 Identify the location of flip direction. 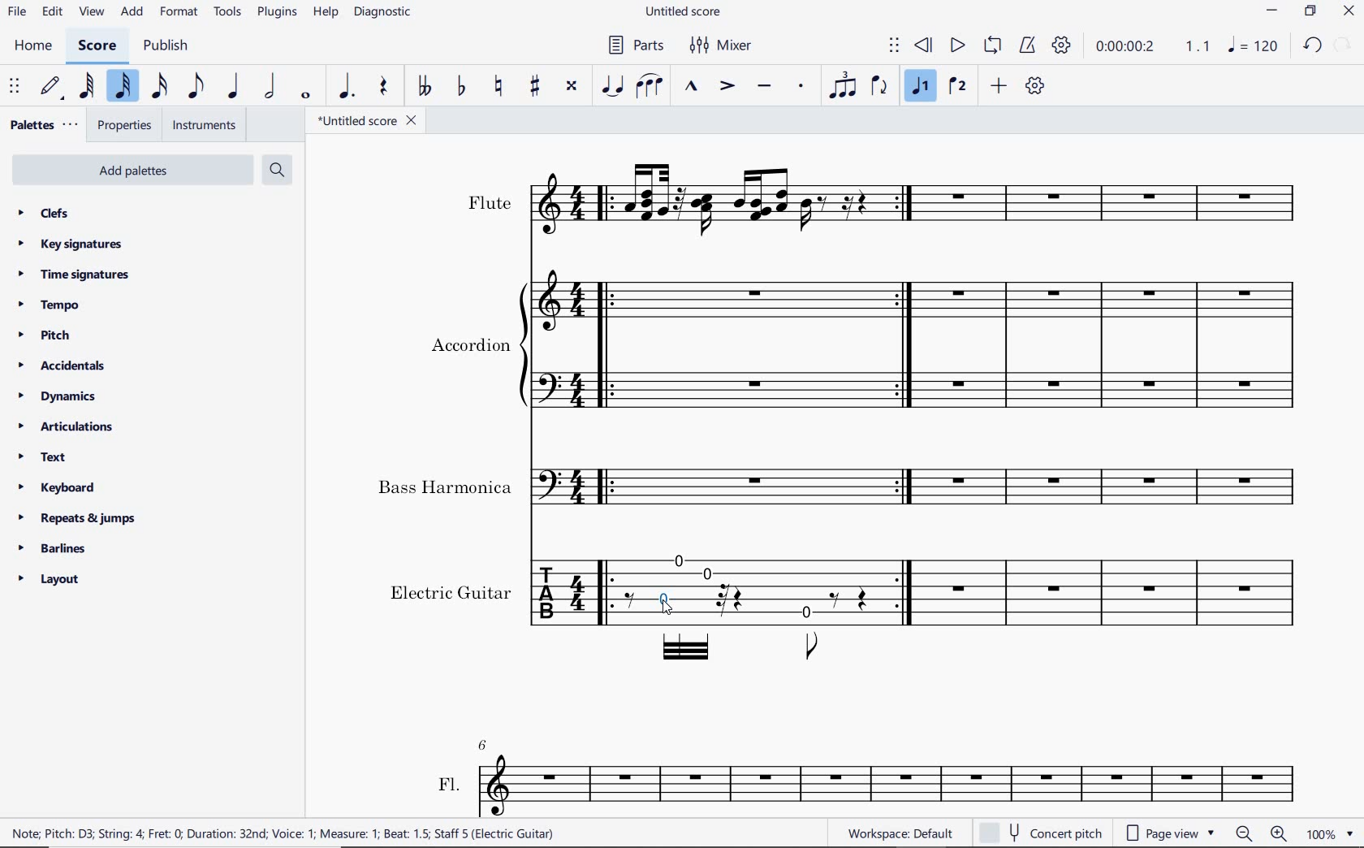
(880, 86).